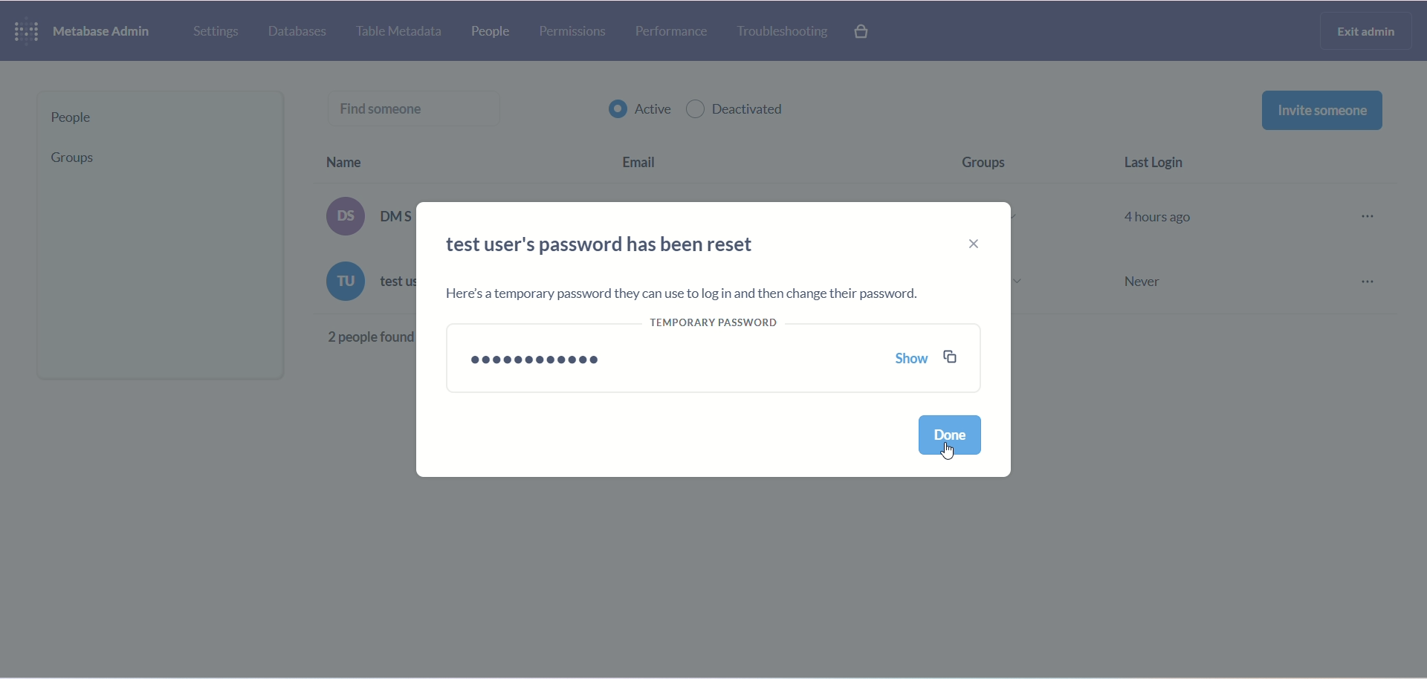 This screenshot has width=1427, height=679. Describe the element at coordinates (543, 355) in the screenshot. I see `password` at that location.